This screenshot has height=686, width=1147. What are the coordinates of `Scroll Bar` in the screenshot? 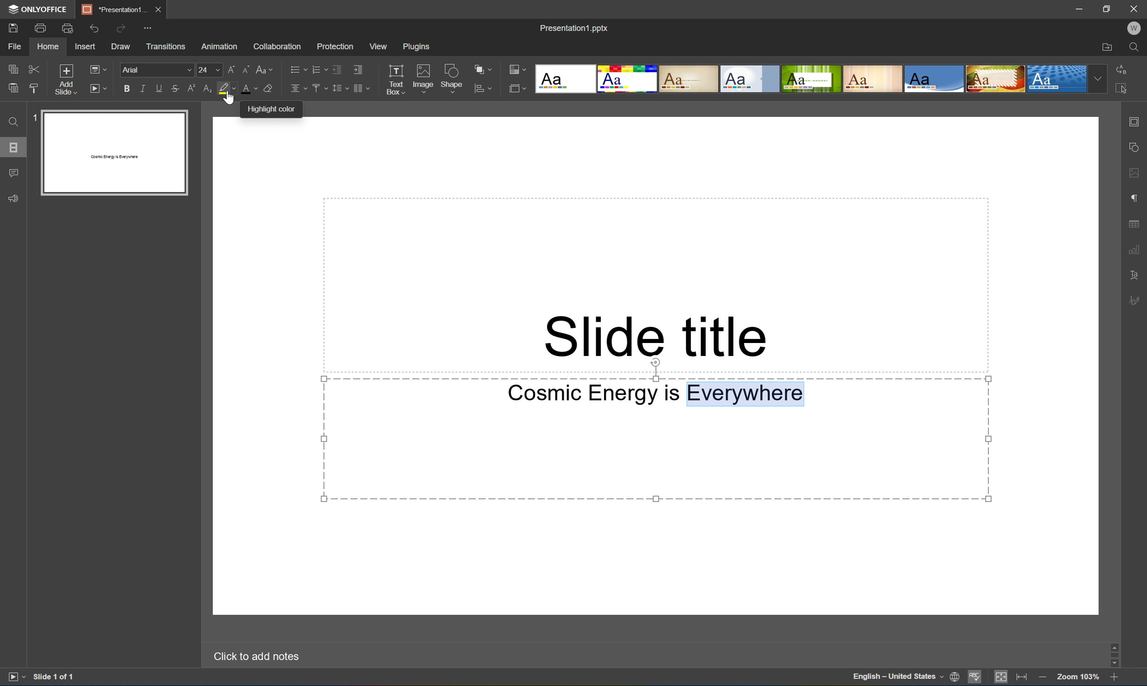 It's located at (1113, 655).